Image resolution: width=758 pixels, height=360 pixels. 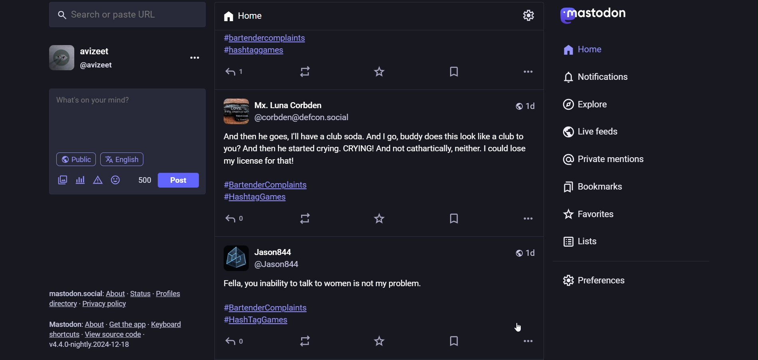 I want to click on emojis, so click(x=117, y=181).